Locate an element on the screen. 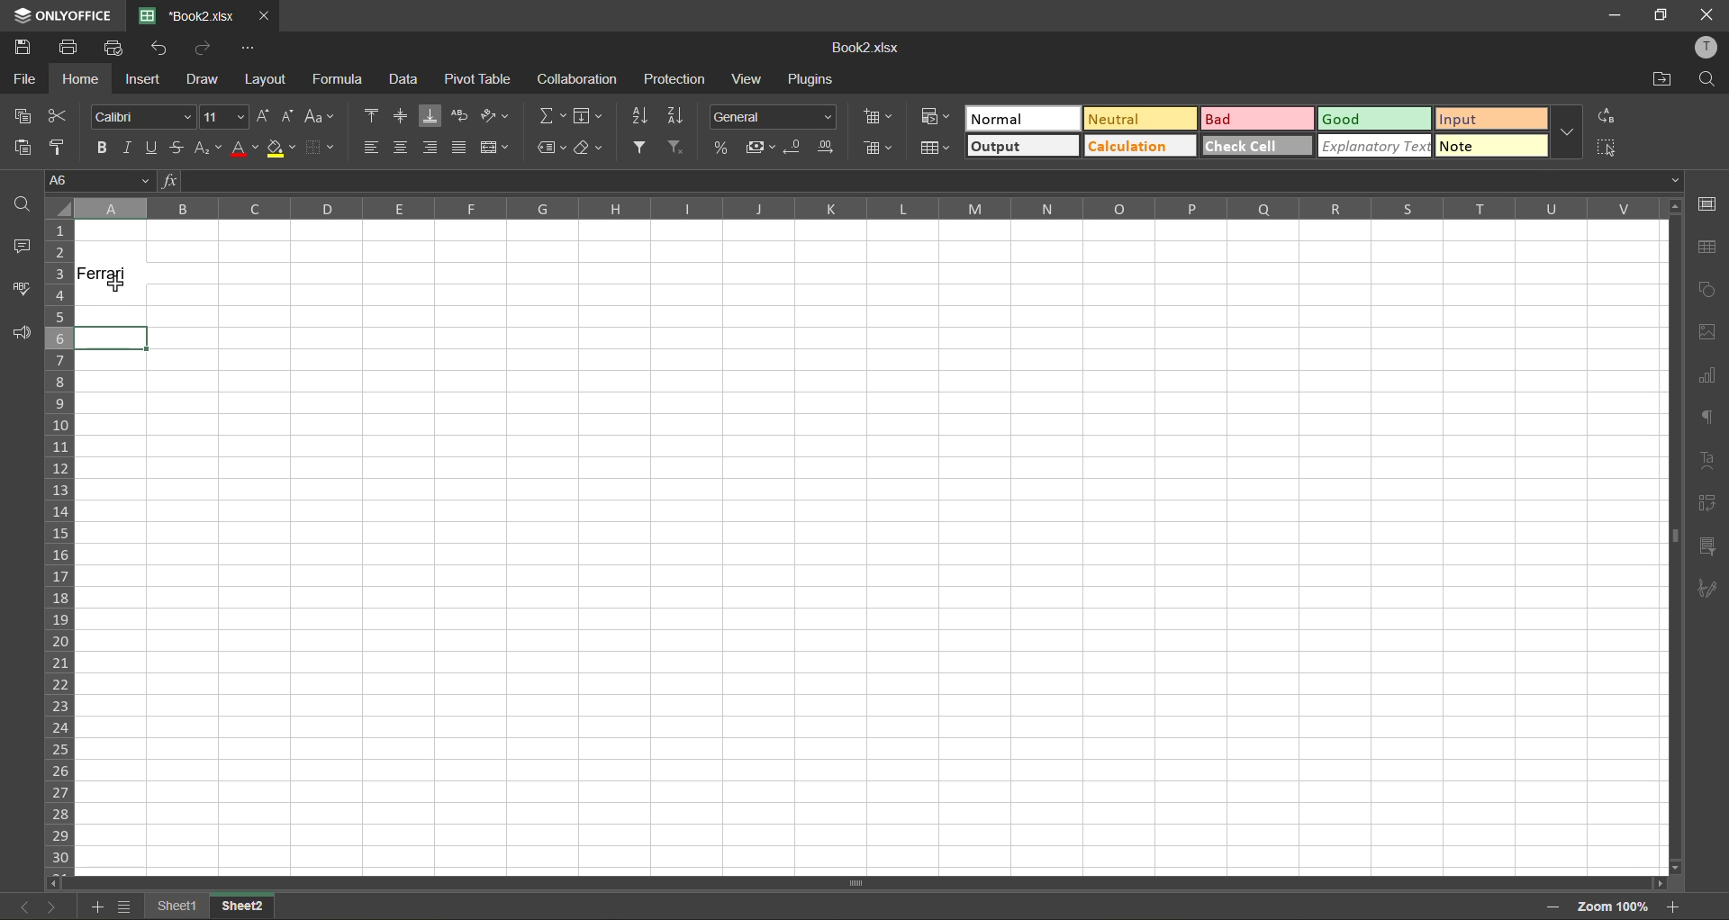 The height and width of the screenshot is (920, 1729). redo is located at coordinates (204, 50).